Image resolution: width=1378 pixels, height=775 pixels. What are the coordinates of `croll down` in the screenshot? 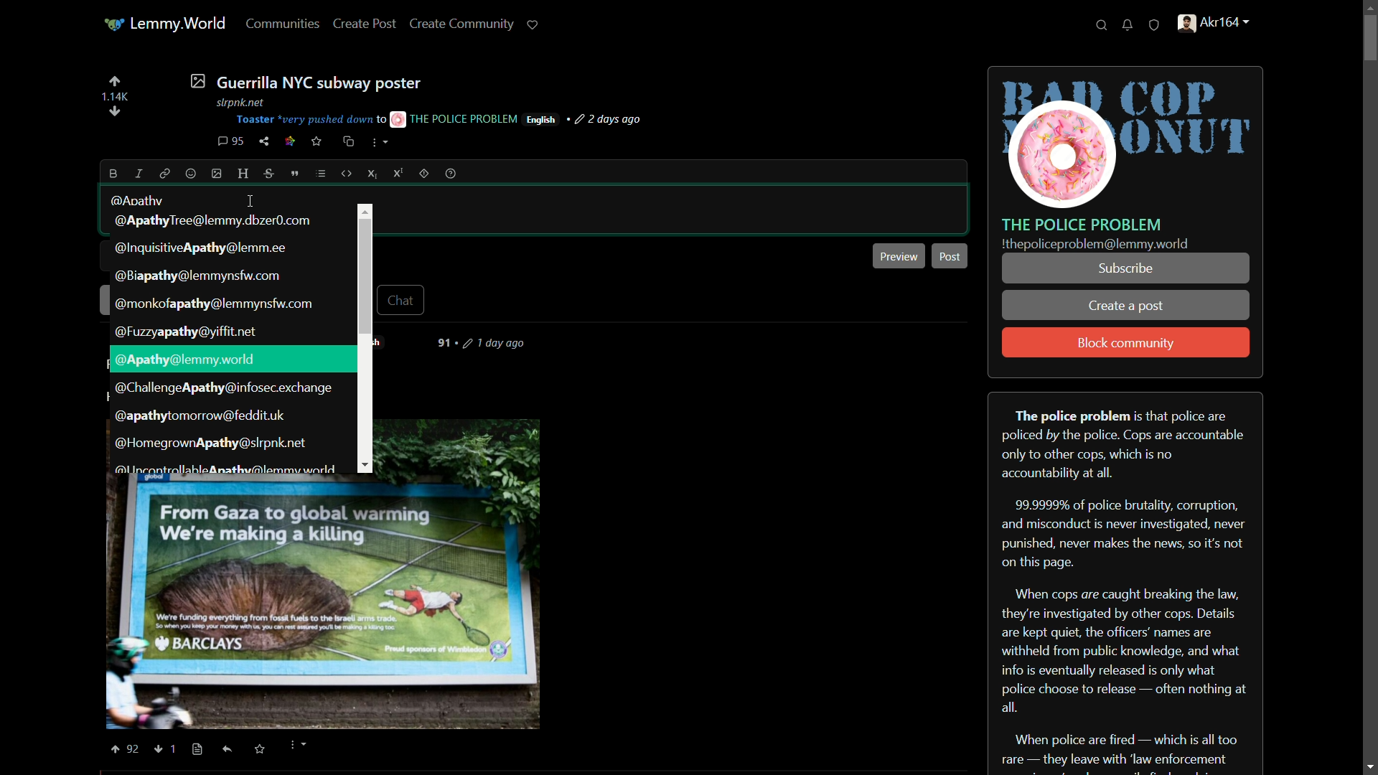 It's located at (1368, 765).